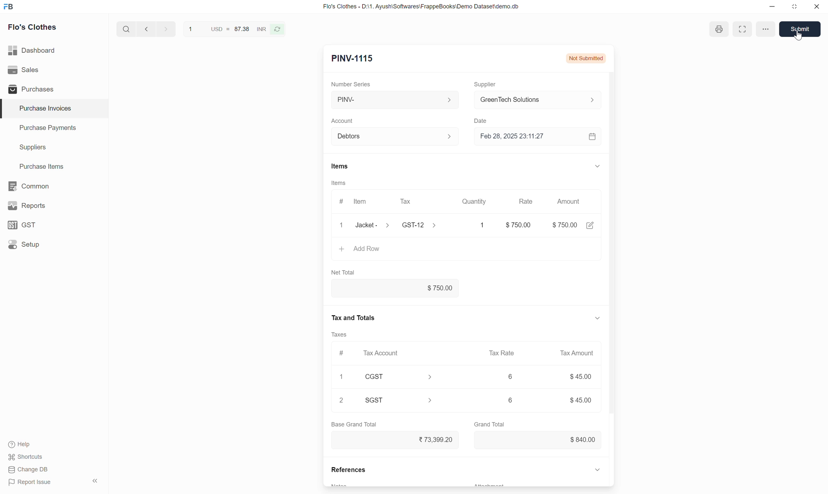  What do you see at coordinates (802, 29) in the screenshot?
I see `Save` at bounding box center [802, 29].